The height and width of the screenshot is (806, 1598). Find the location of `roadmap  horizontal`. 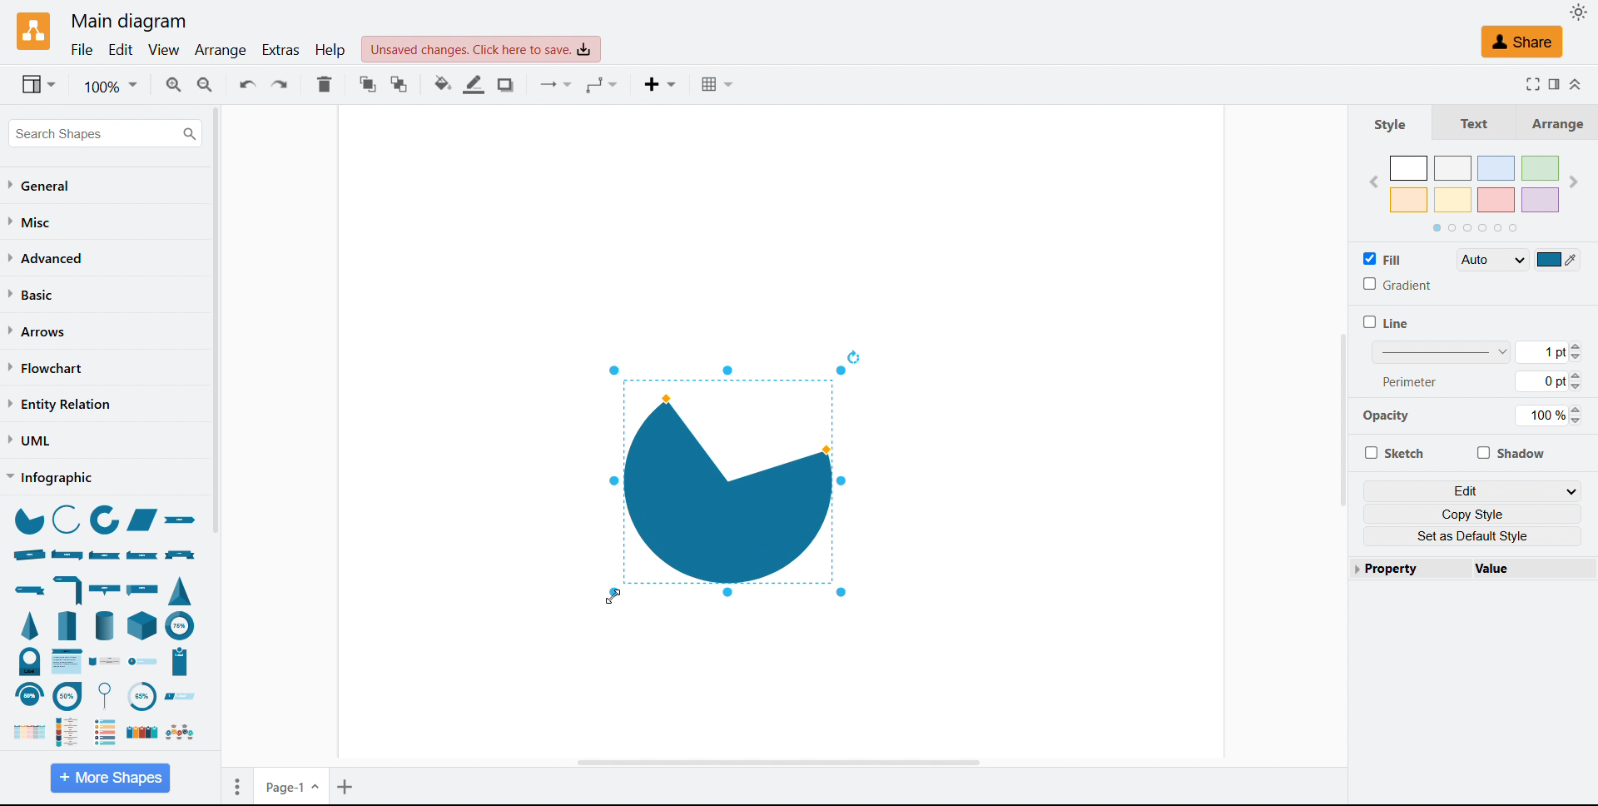

roadmap  horizontal is located at coordinates (179, 733).